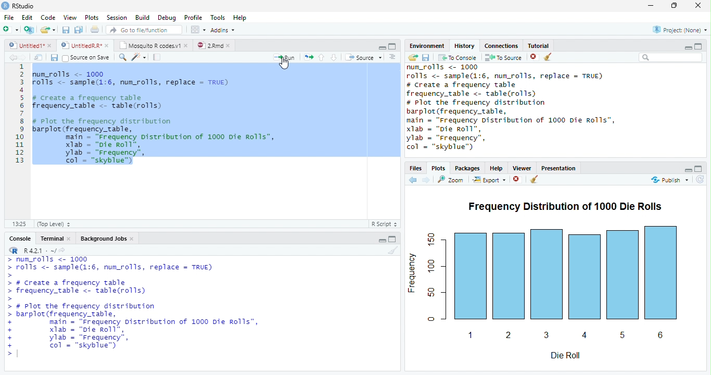 This screenshot has height=375, width=711. I want to click on ©) 28md, so click(213, 45).